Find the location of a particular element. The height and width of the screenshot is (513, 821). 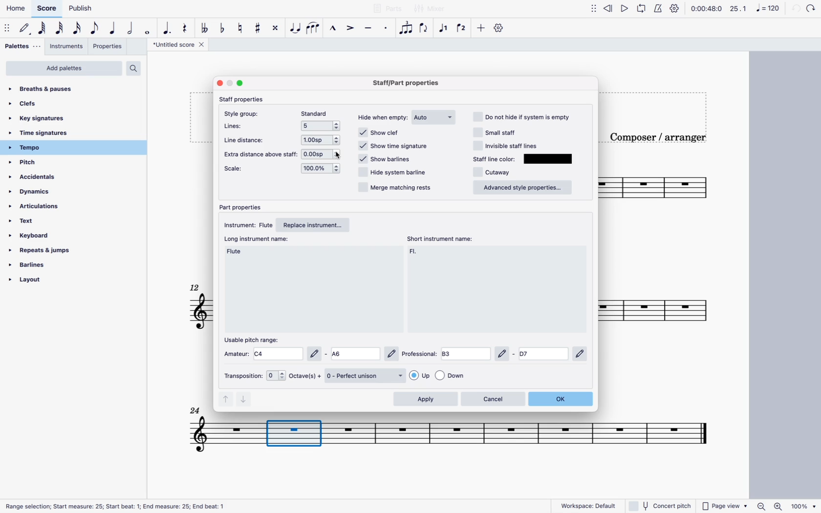

articulations is located at coordinates (41, 205).